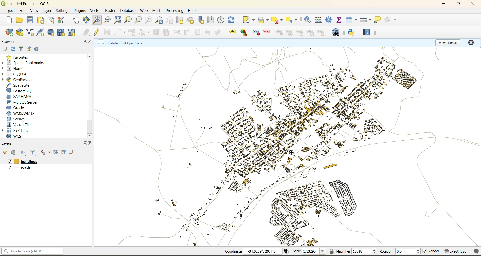 The height and width of the screenshot is (256, 481). I want to click on attributes table, so click(350, 20).